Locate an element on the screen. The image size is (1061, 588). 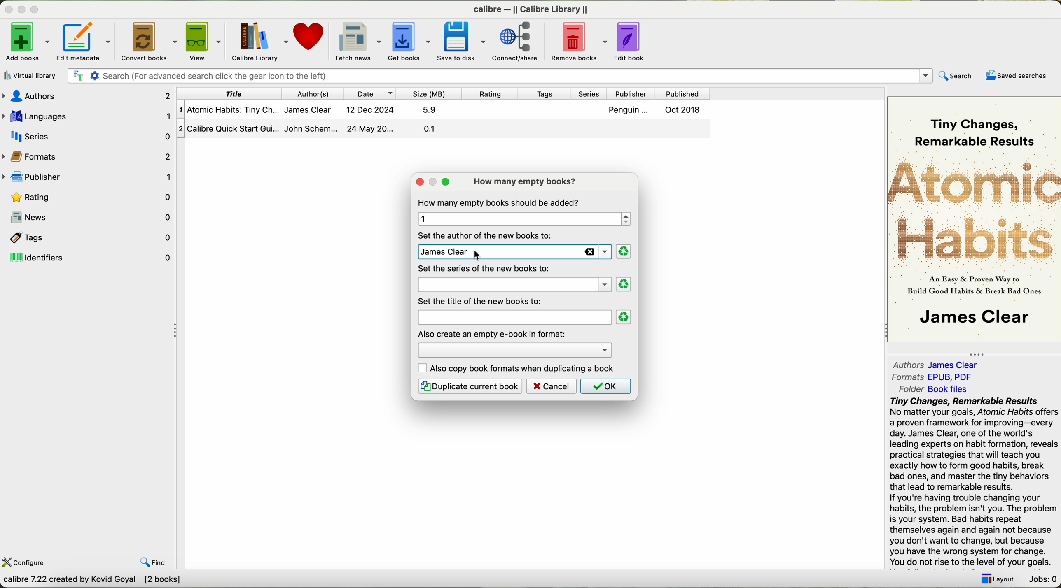
publisher is located at coordinates (88, 175).